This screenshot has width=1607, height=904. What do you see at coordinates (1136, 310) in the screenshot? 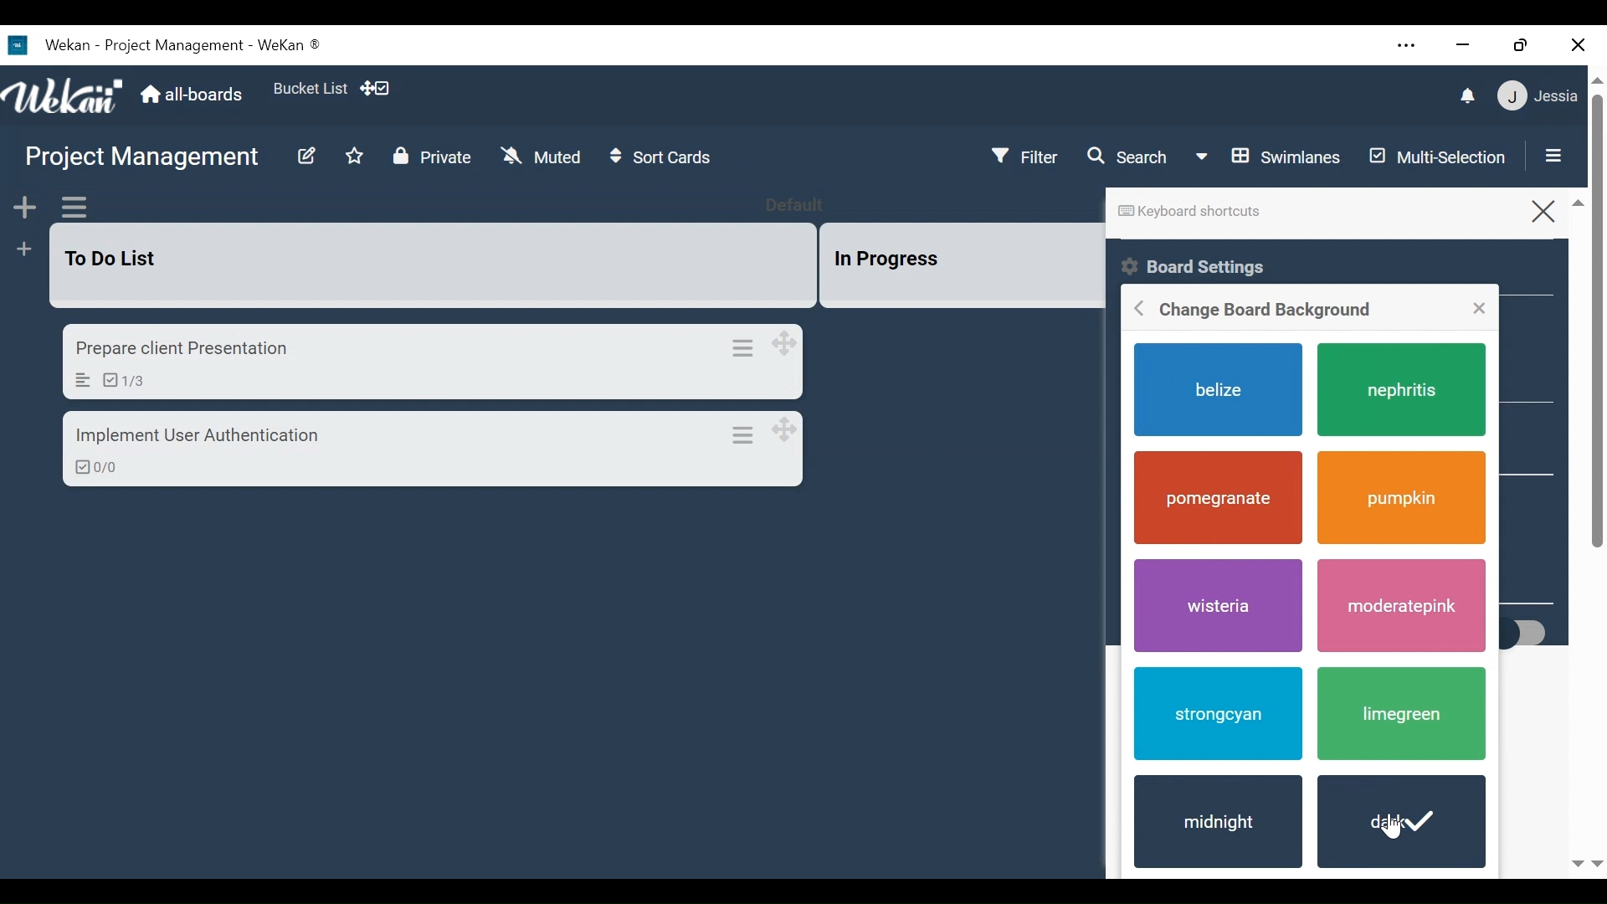
I see `Go back` at bounding box center [1136, 310].